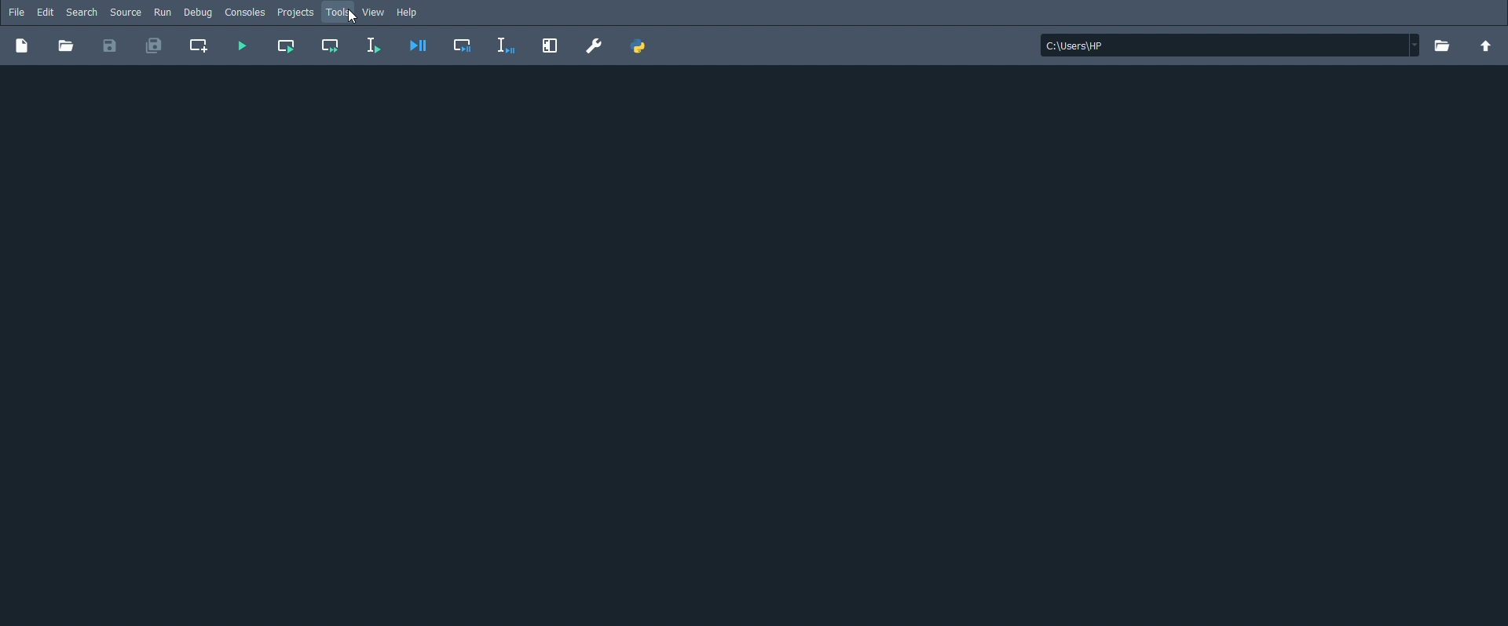 This screenshot has height=626, width=1508. I want to click on PYTHONPATH manager, so click(639, 47).